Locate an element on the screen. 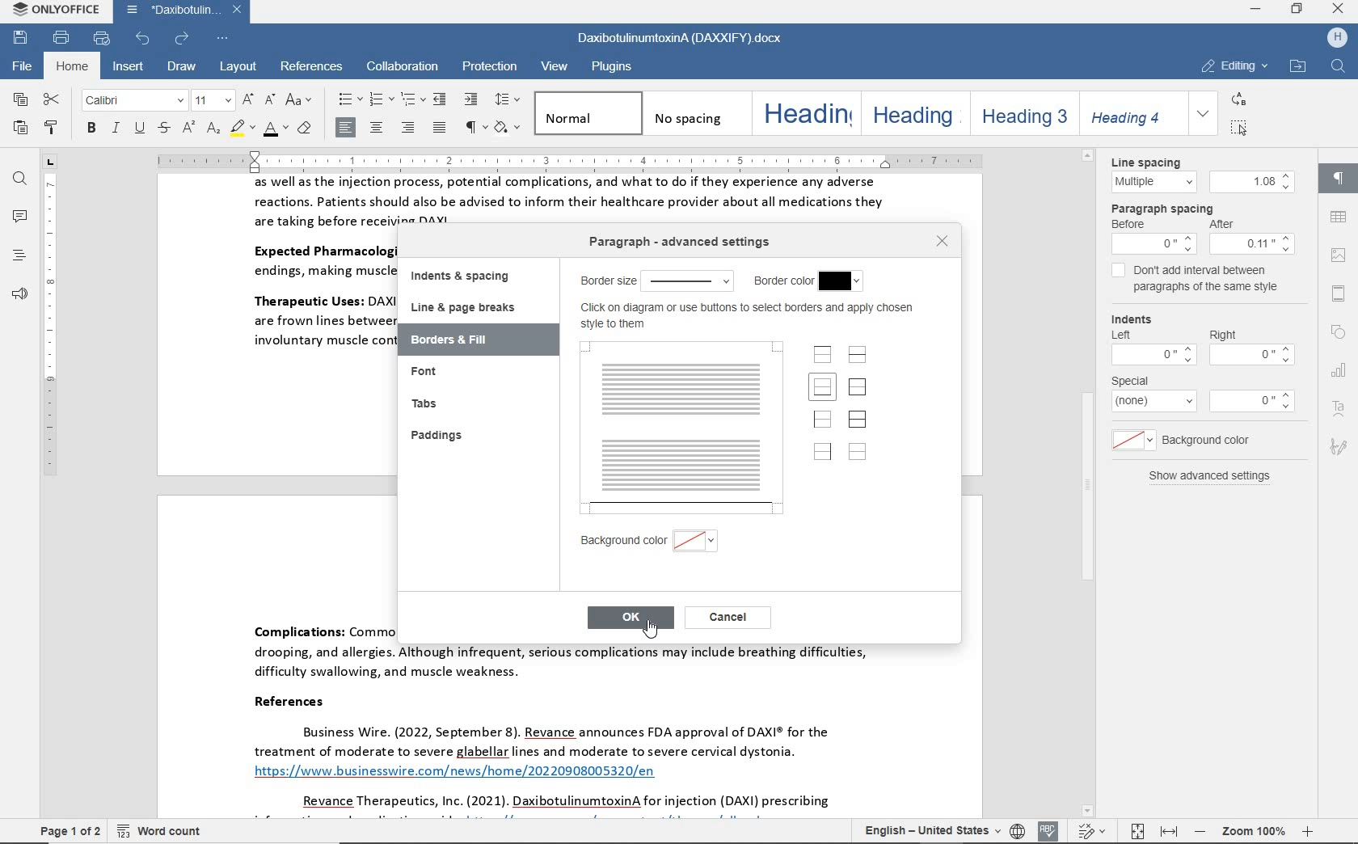 This screenshot has width=1358, height=844. expand is located at coordinates (1204, 112).